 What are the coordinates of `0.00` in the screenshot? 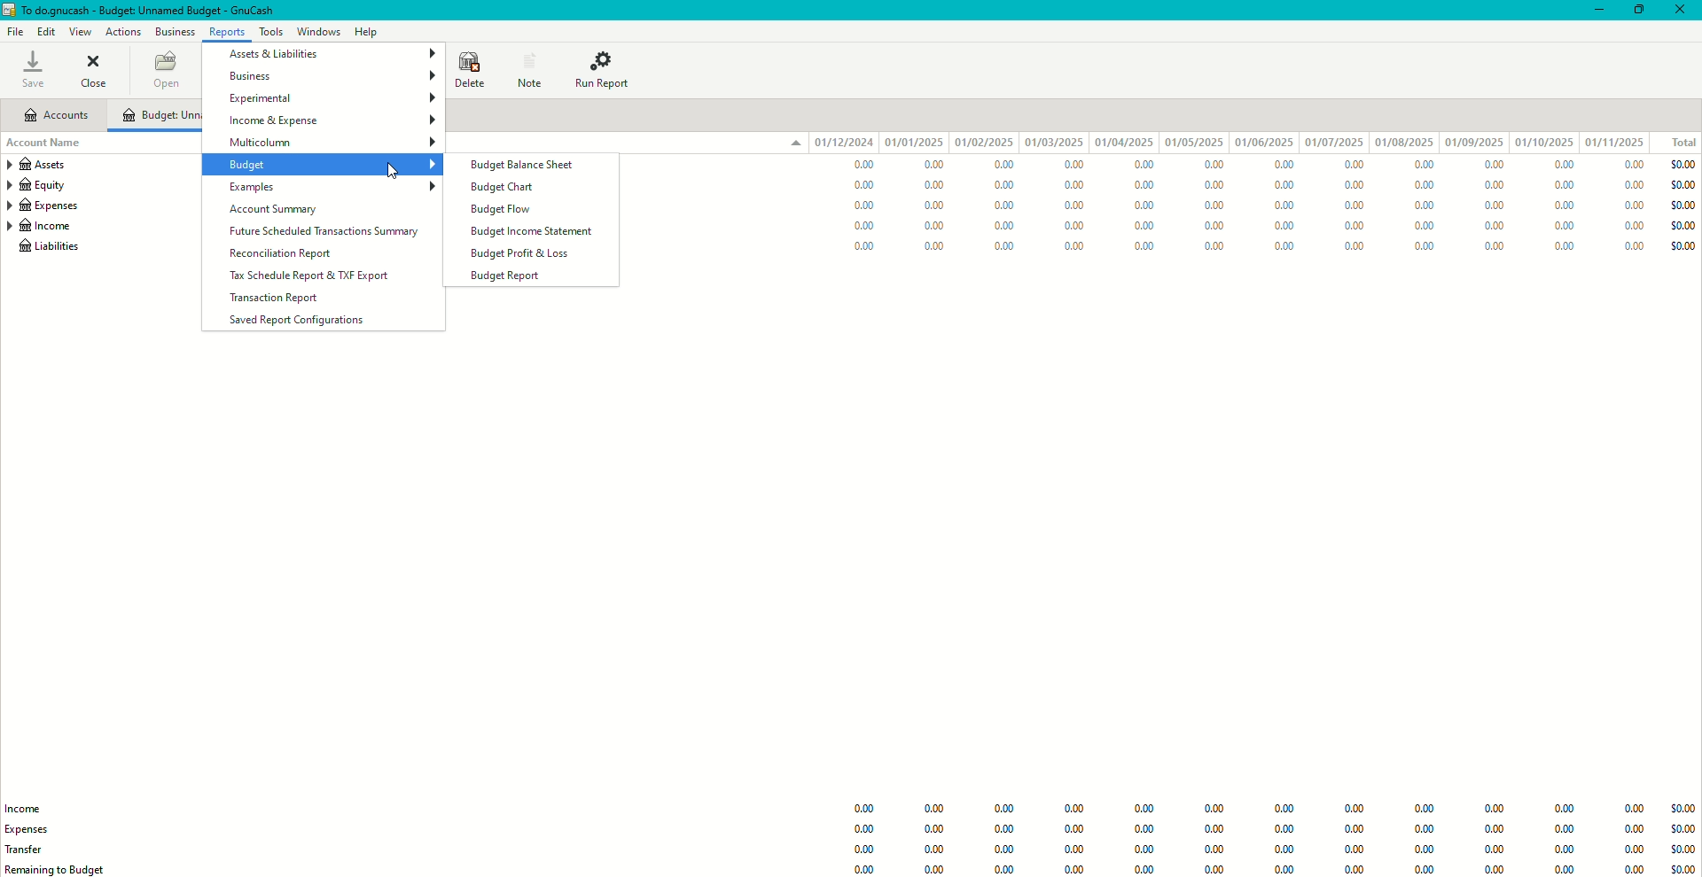 It's located at (1008, 850).